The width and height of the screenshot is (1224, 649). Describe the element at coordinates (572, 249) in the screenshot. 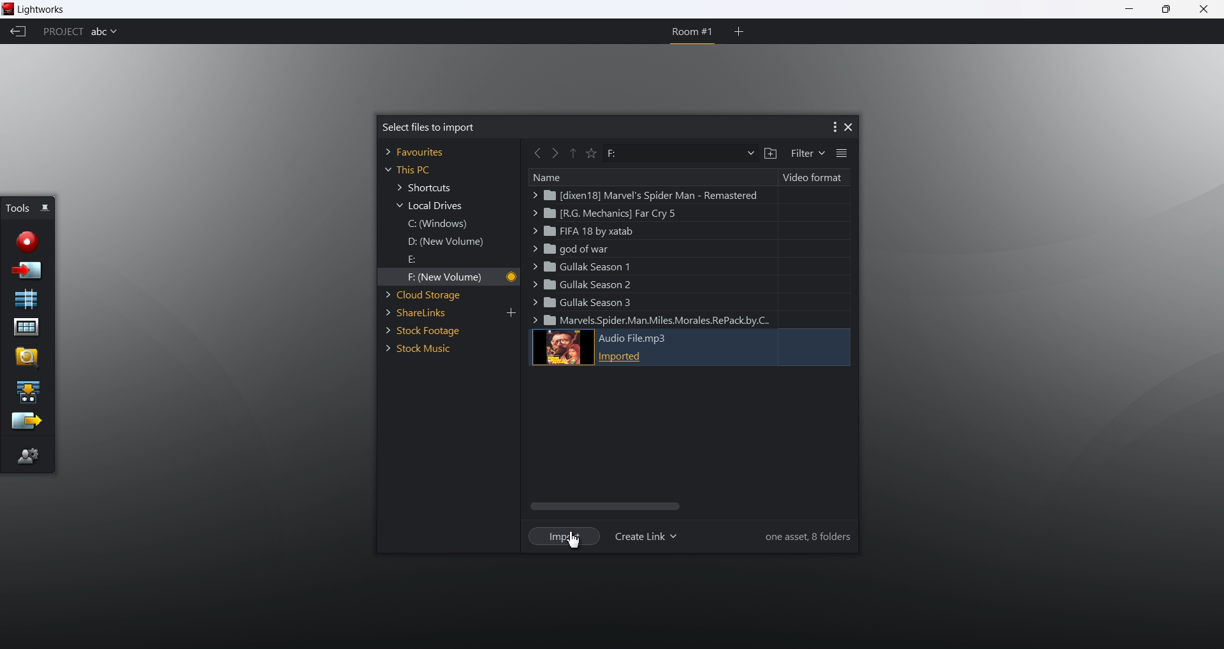

I see `god of war` at that location.